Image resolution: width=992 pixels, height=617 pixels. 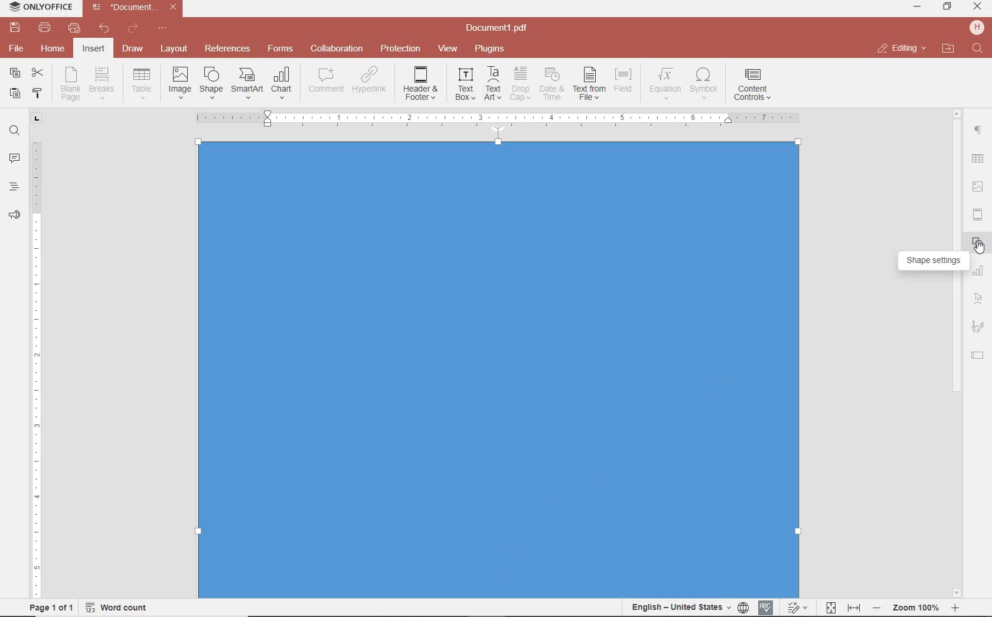 I want to click on close, so click(x=901, y=48).